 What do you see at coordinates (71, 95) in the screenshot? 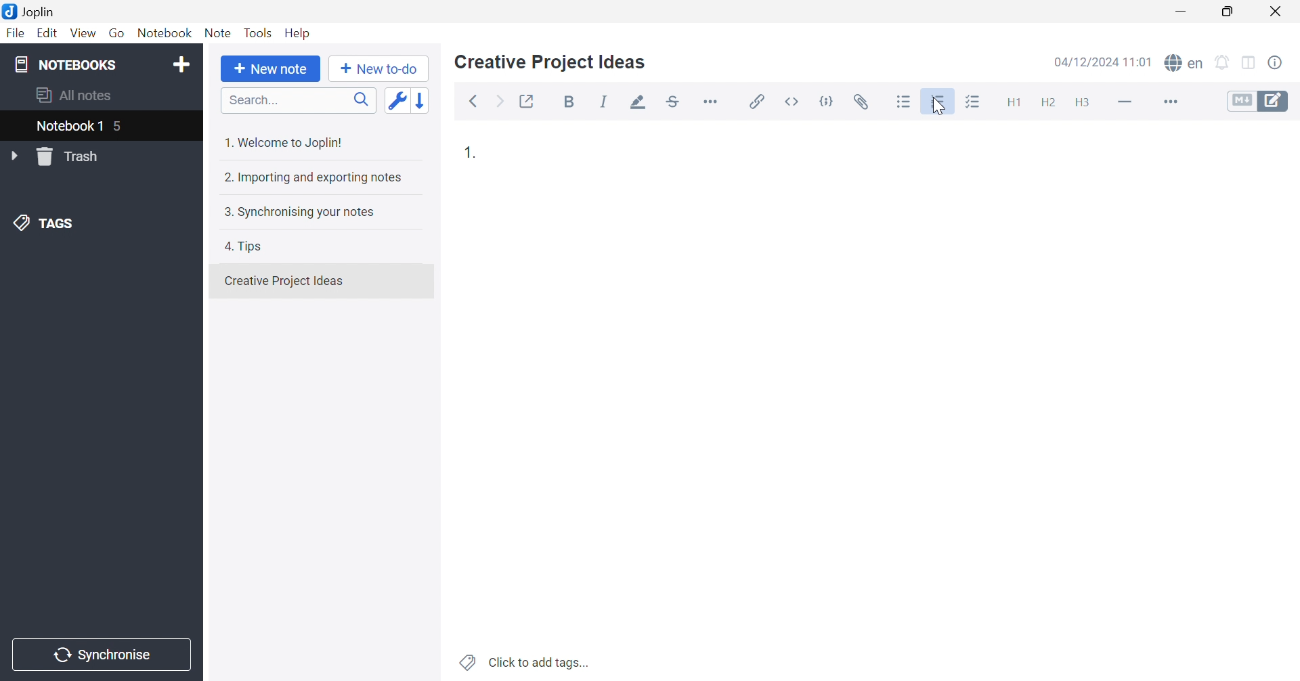
I see `All notes` at bounding box center [71, 95].